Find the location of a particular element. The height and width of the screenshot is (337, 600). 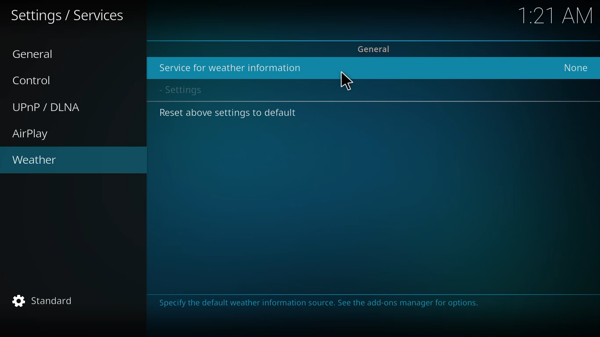

general is located at coordinates (376, 49).